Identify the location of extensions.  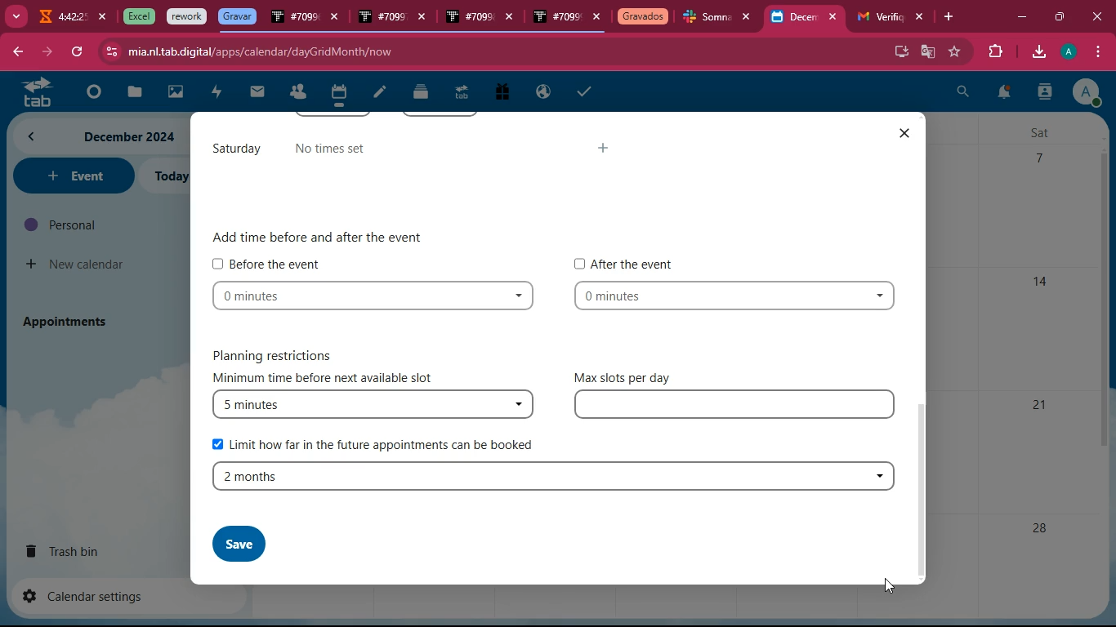
(993, 52).